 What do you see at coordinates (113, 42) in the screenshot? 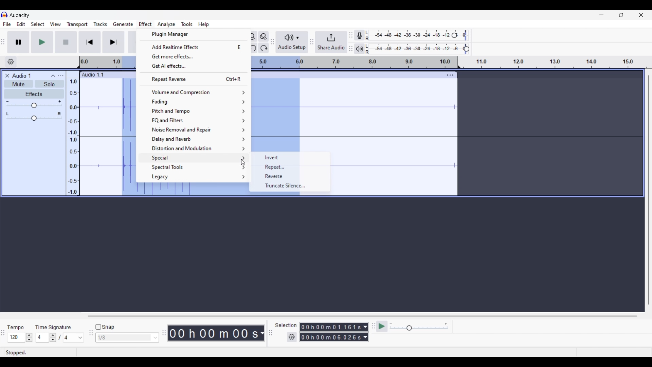
I see `Skip/Select to end` at bounding box center [113, 42].